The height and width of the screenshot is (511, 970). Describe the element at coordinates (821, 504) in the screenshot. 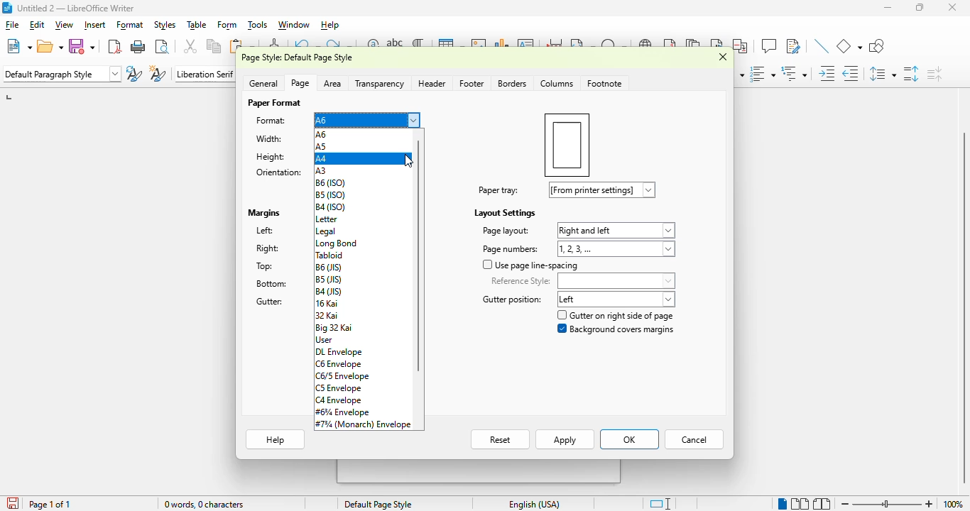

I see `book view` at that location.